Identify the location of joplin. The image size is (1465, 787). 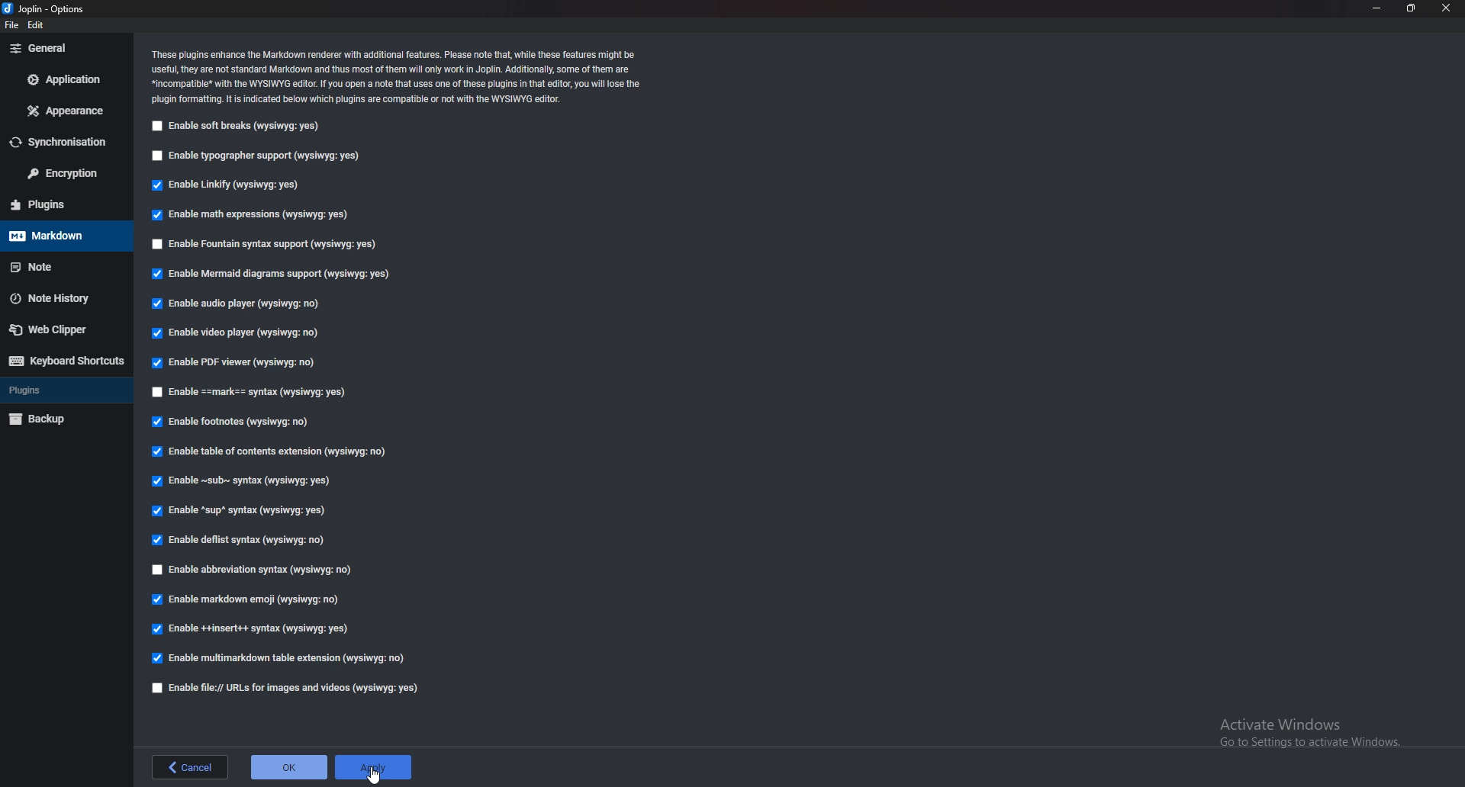
(47, 9).